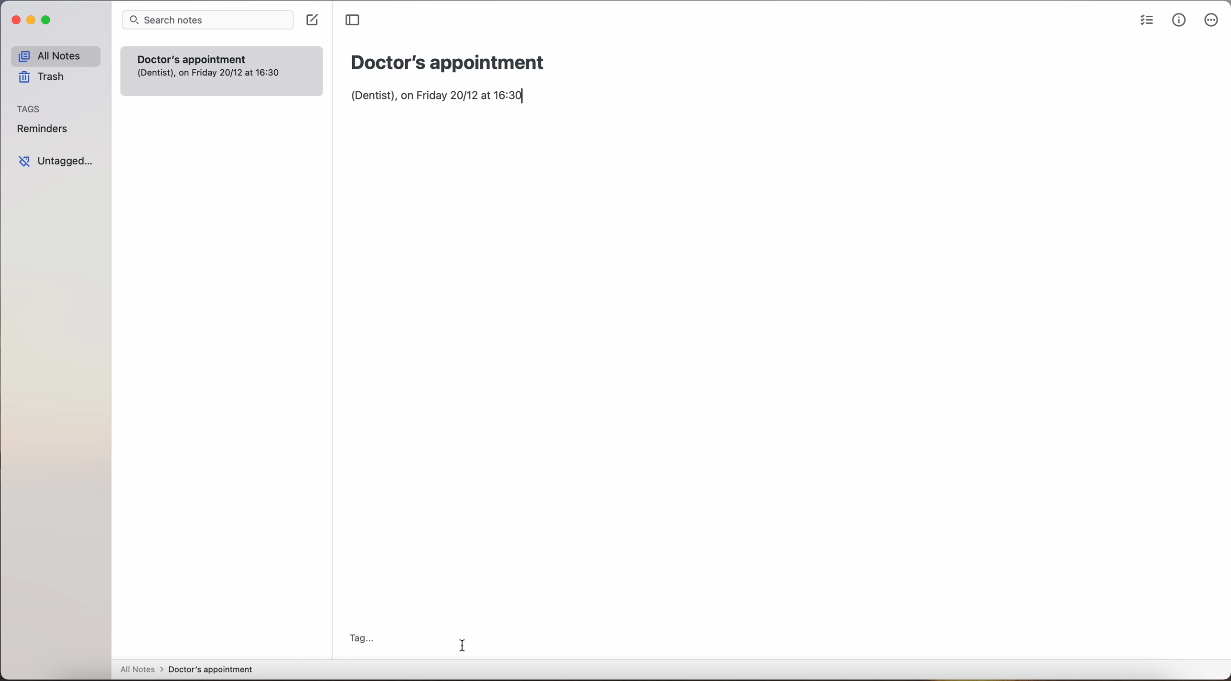 Image resolution: width=1231 pixels, height=681 pixels. What do you see at coordinates (55, 55) in the screenshot?
I see `all notes` at bounding box center [55, 55].